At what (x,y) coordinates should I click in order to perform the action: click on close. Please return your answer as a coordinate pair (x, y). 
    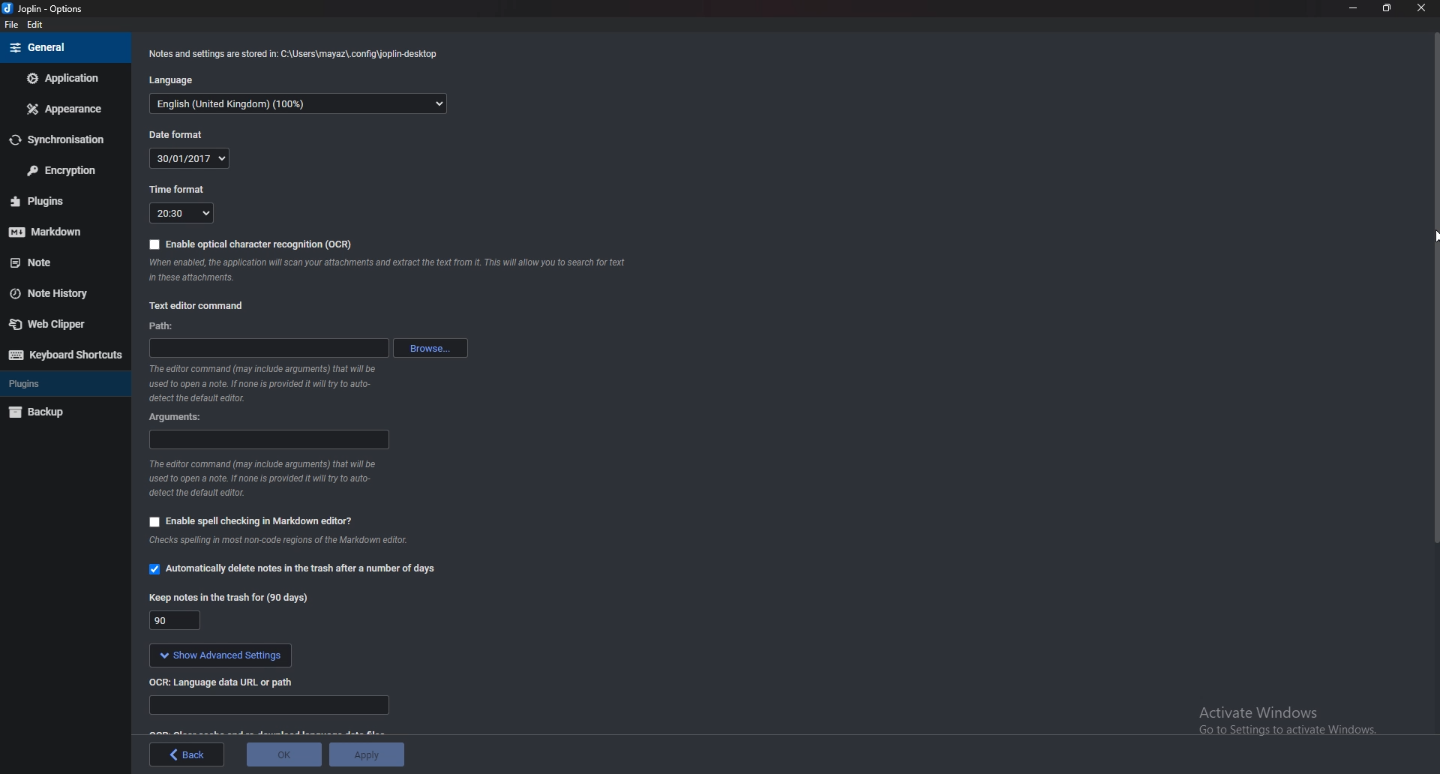
    Looking at the image, I should click on (1420, 9).